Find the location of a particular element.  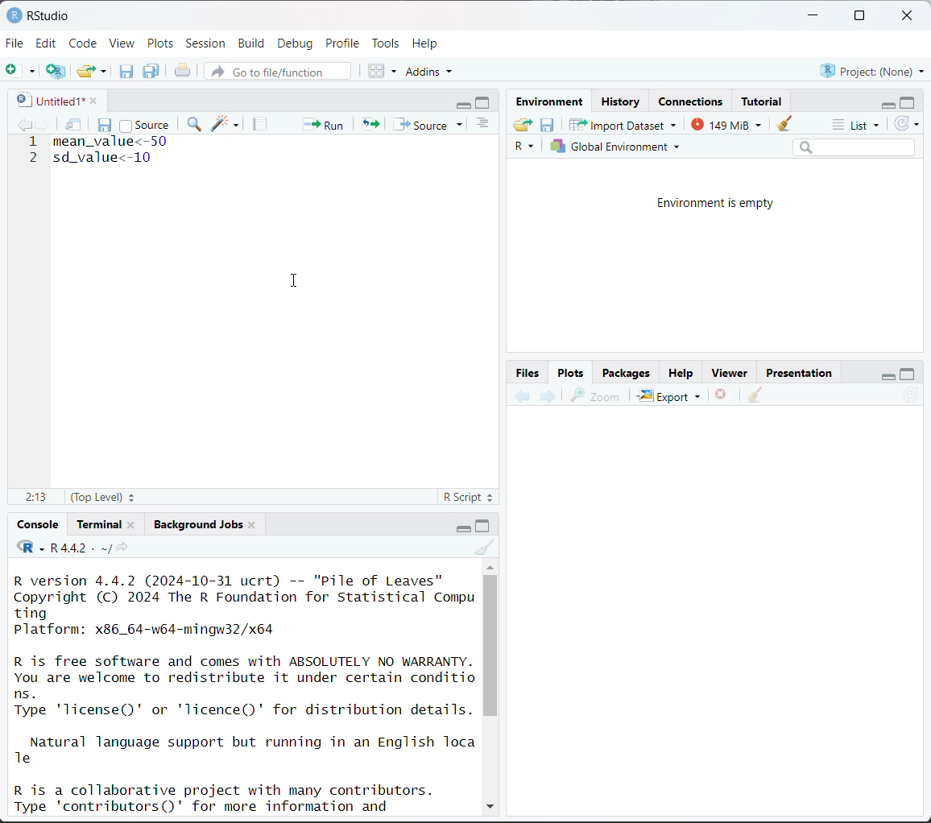

Edit is located at coordinates (48, 43).